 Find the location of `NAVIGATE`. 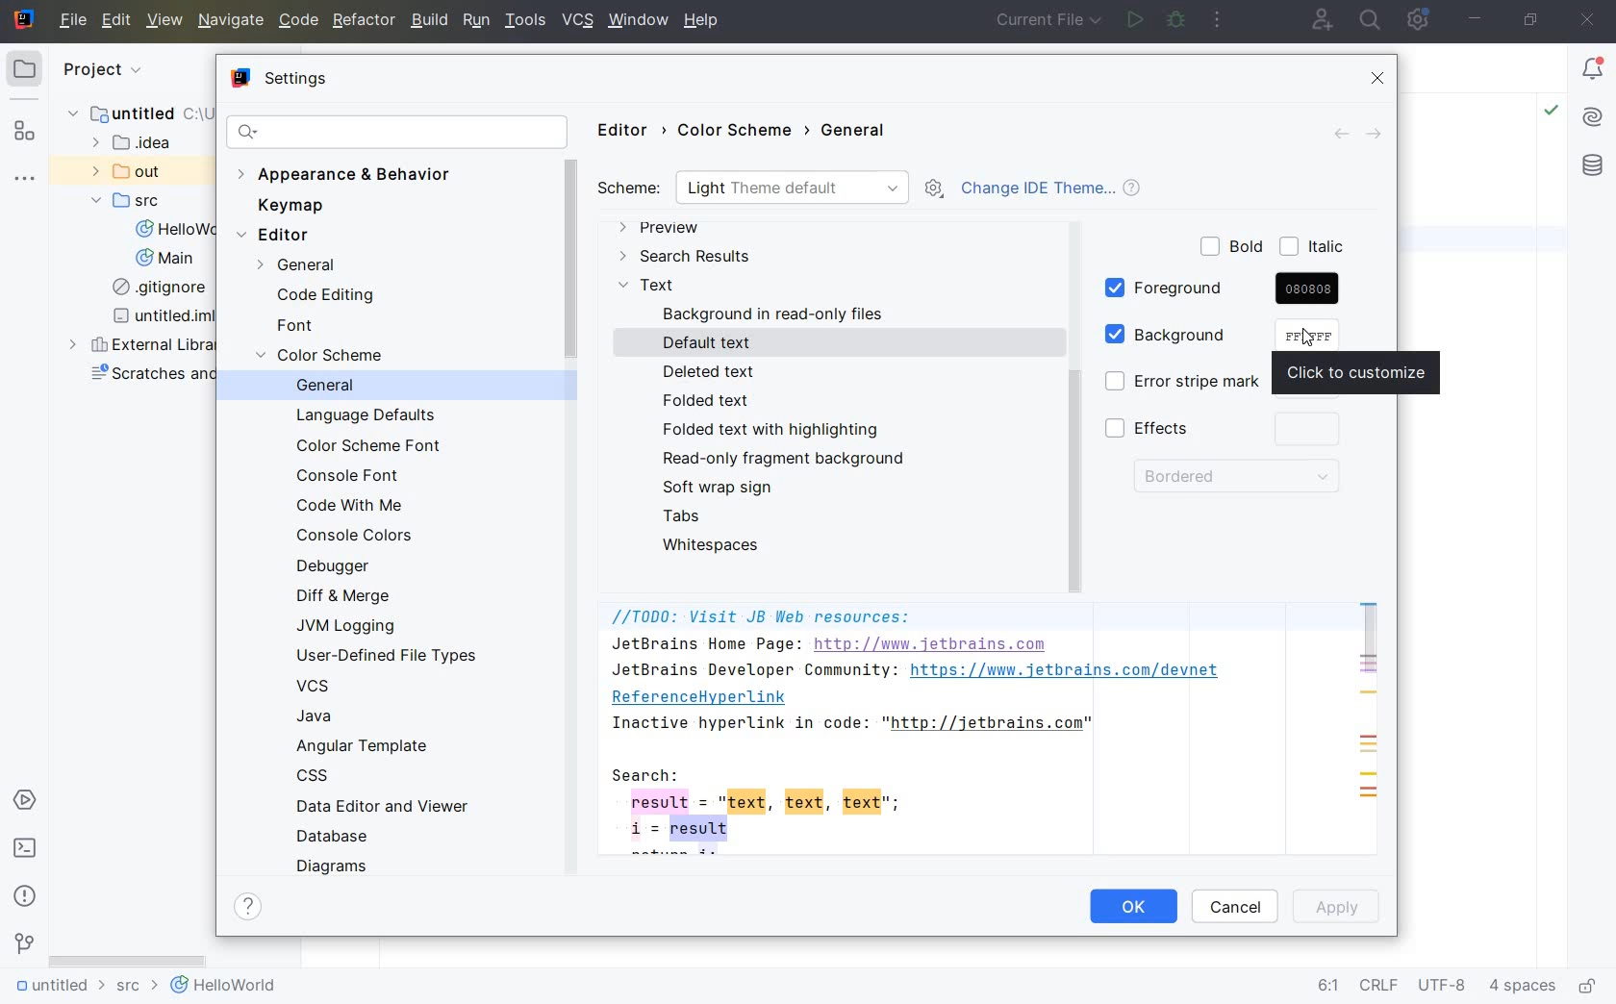

NAVIGATE is located at coordinates (229, 21).